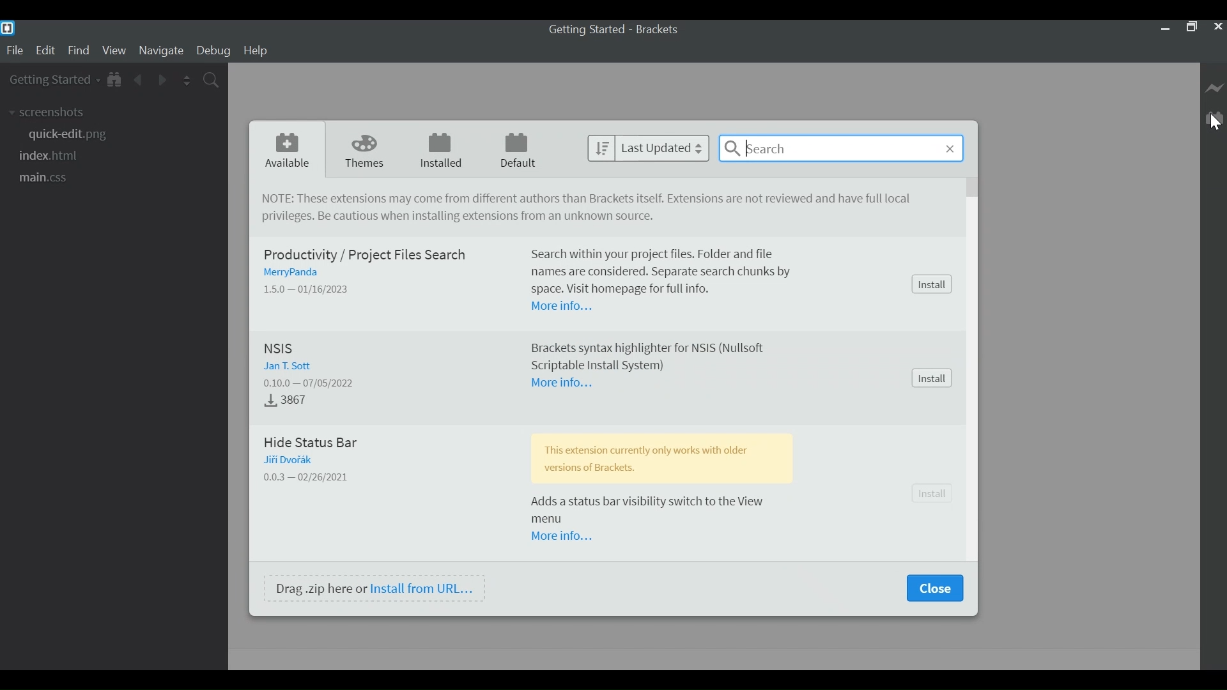 This screenshot has height=690, width=1227. What do you see at coordinates (114, 52) in the screenshot?
I see `View` at bounding box center [114, 52].